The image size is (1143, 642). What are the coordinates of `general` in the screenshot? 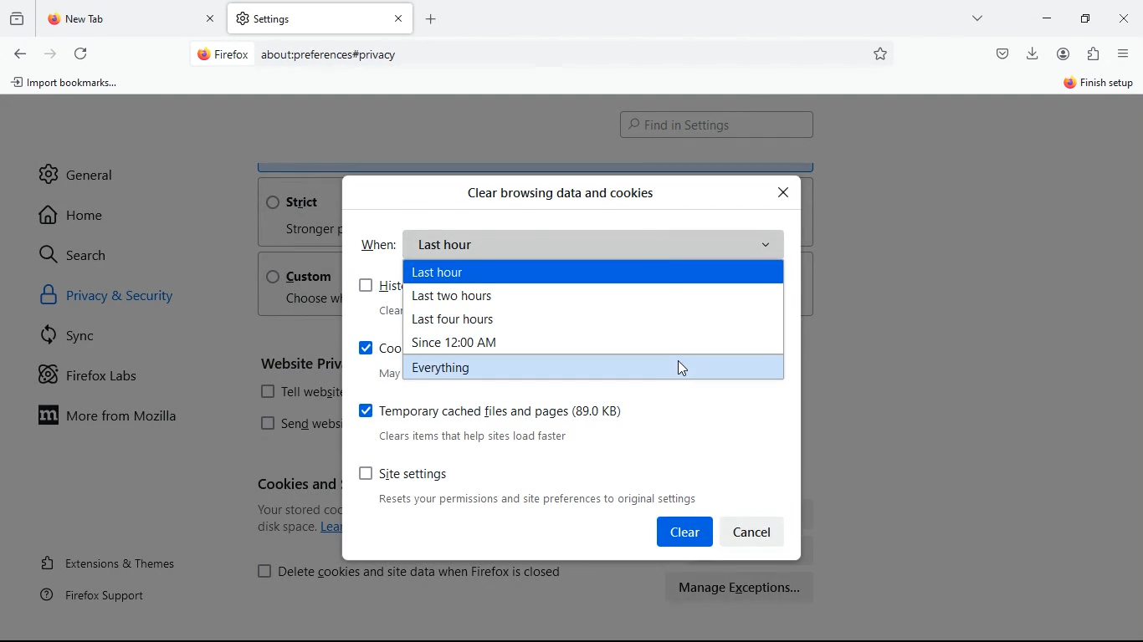 It's located at (78, 168).